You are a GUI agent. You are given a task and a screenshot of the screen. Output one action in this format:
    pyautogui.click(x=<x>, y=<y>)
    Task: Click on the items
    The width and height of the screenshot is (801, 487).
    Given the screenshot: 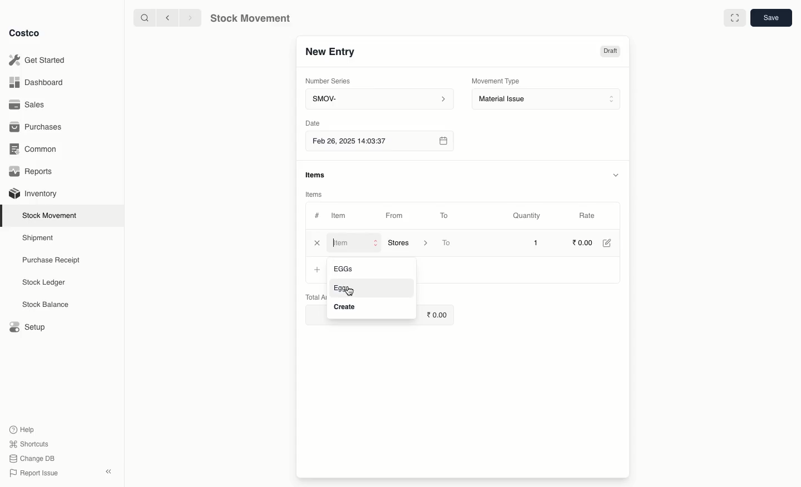 What is the action you would take?
    pyautogui.click(x=317, y=175)
    